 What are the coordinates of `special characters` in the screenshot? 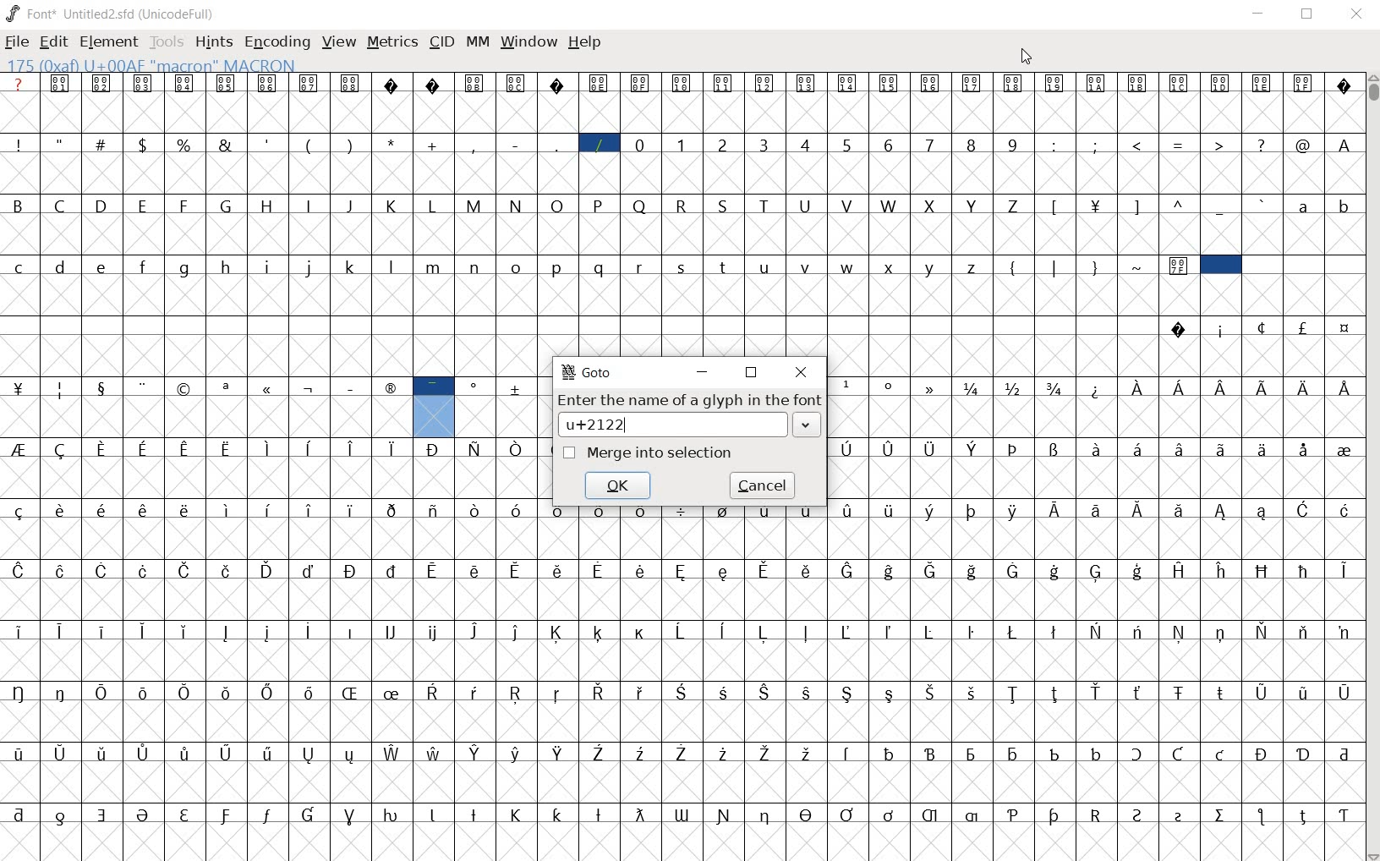 It's located at (271, 469).